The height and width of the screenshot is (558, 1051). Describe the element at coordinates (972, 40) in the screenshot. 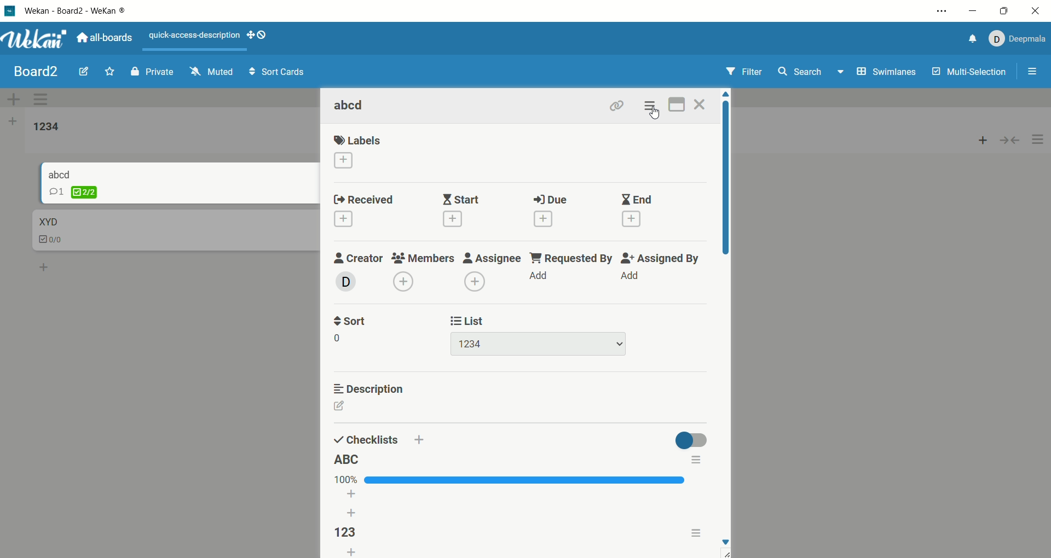

I see `notification` at that location.